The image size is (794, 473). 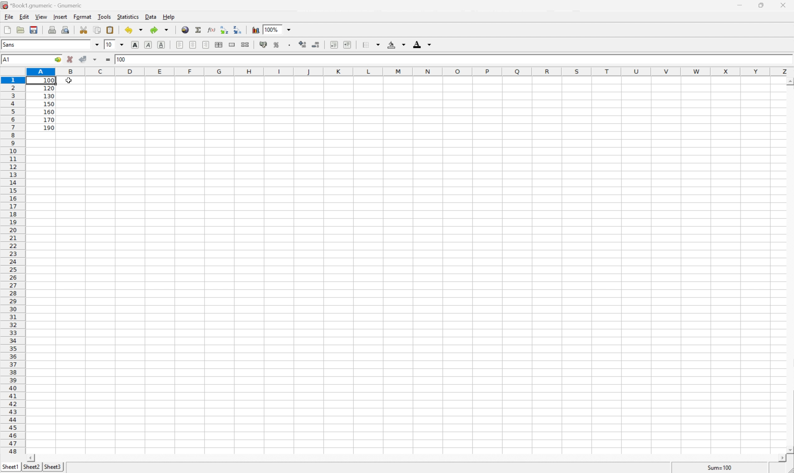 I want to click on Scroll Right, so click(x=779, y=457).